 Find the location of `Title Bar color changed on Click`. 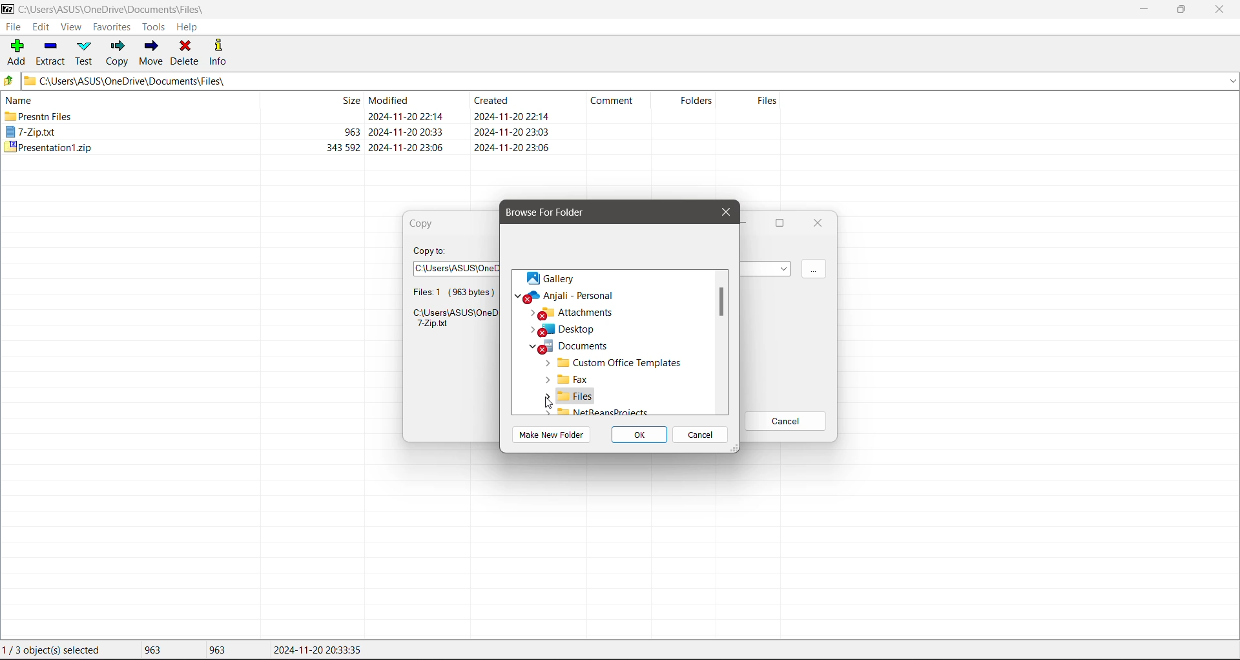

Title Bar color changed on Click is located at coordinates (448, 8).